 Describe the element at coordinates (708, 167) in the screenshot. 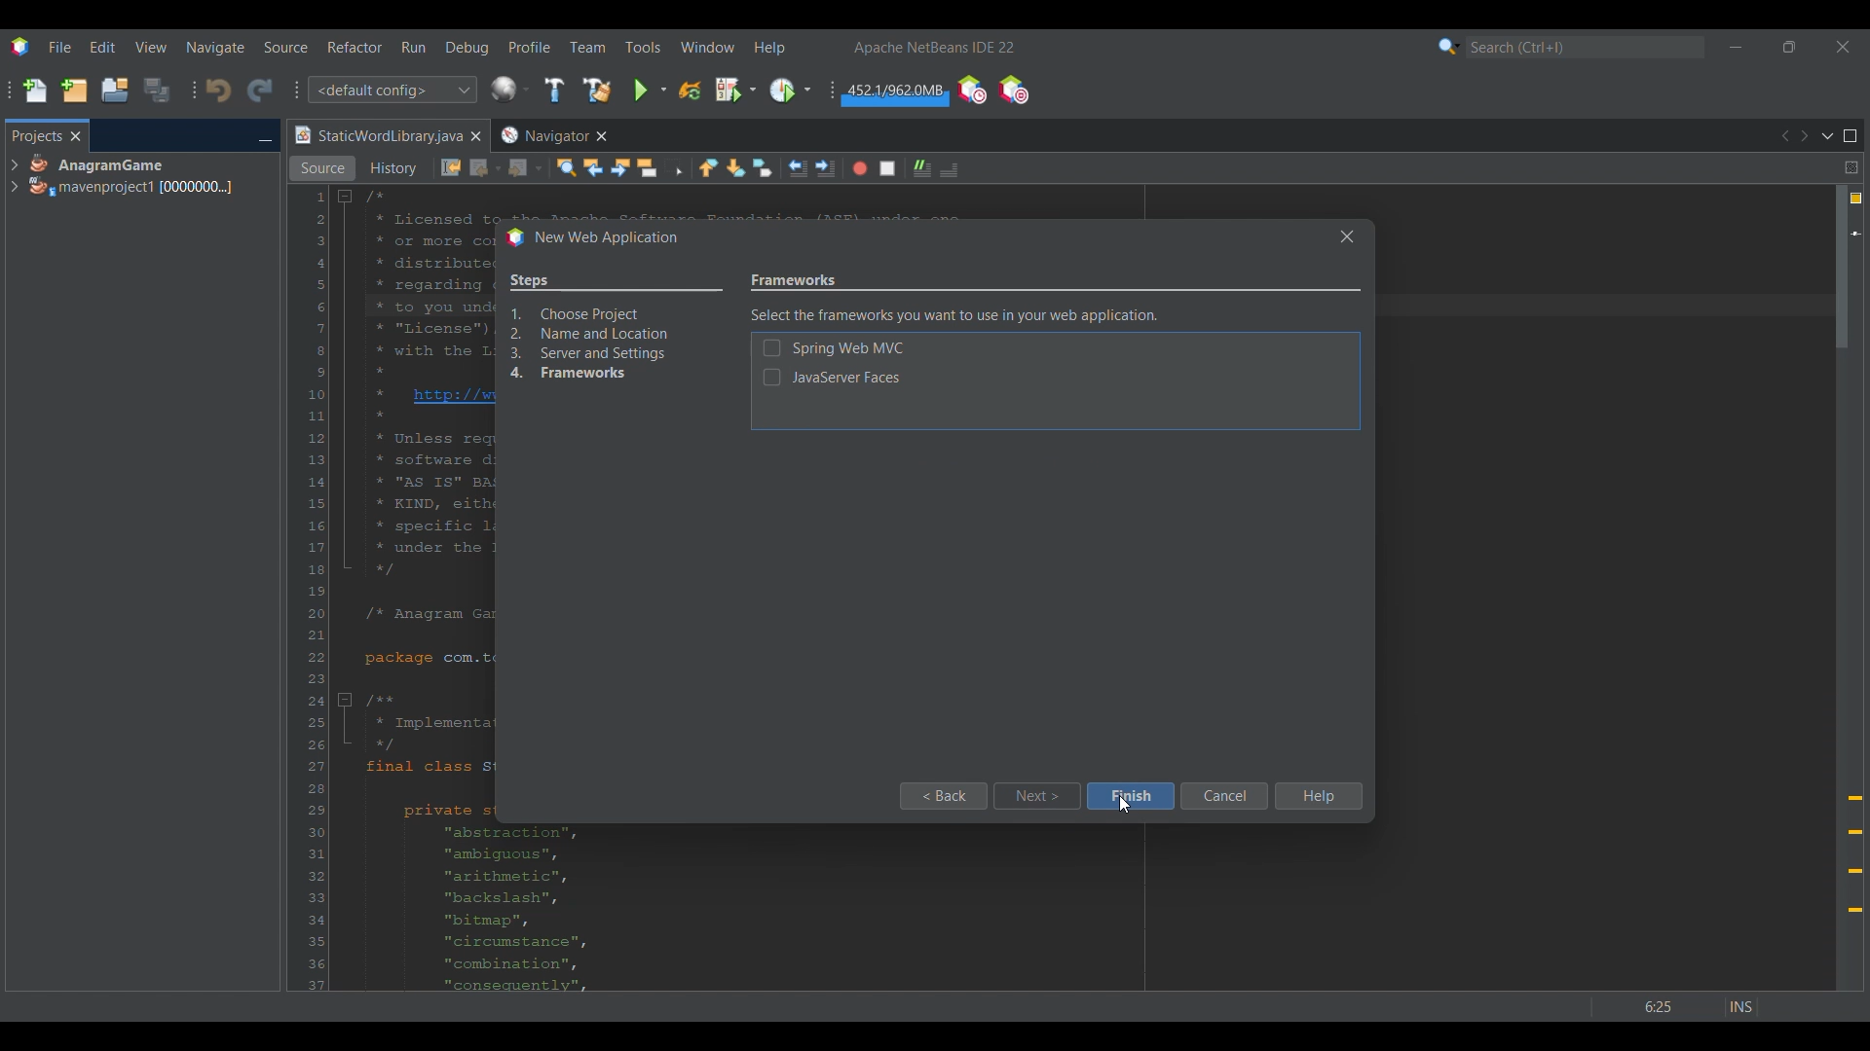

I see `Previous bookmark` at that location.